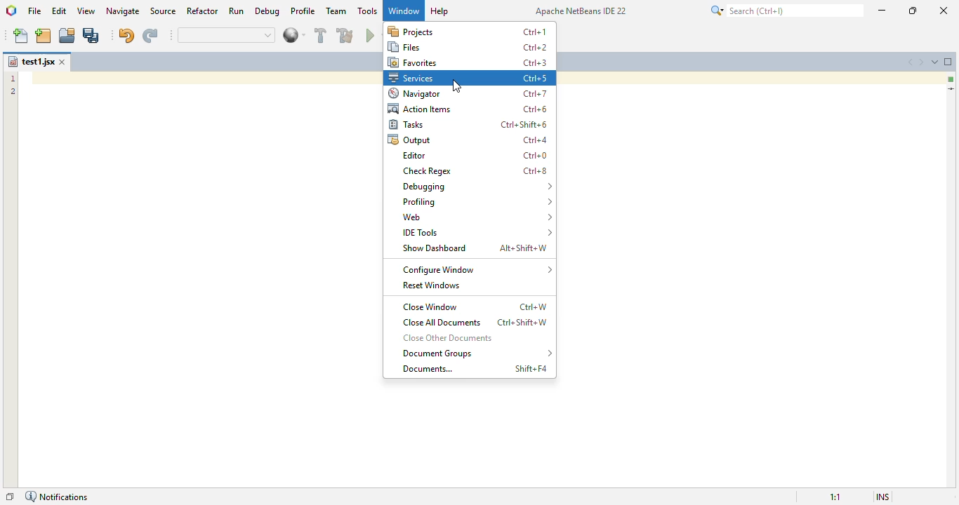  What do you see at coordinates (416, 94) in the screenshot?
I see `navigator` at bounding box center [416, 94].